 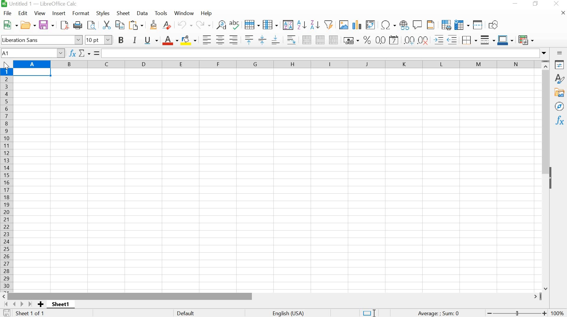 I want to click on Border Color, so click(x=505, y=40).